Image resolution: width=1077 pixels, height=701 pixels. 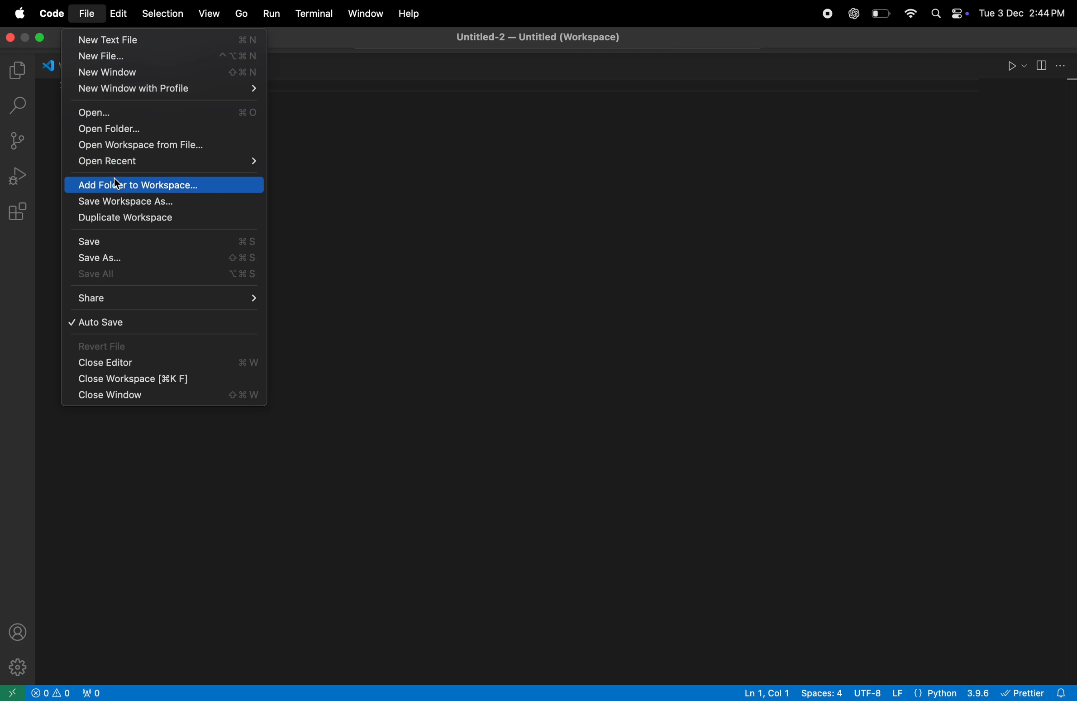 What do you see at coordinates (167, 273) in the screenshot?
I see `save all` at bounding box center [167, 273].